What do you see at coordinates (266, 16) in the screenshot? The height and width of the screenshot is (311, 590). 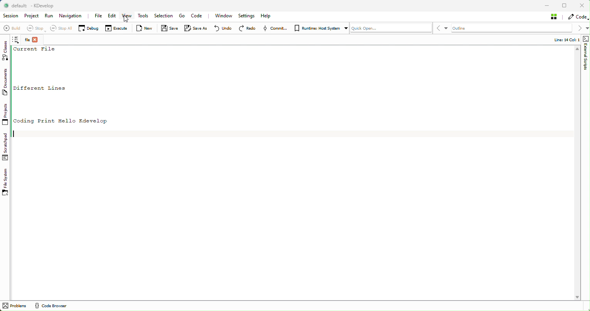 I see `Help` at bounding box center [266, 16].